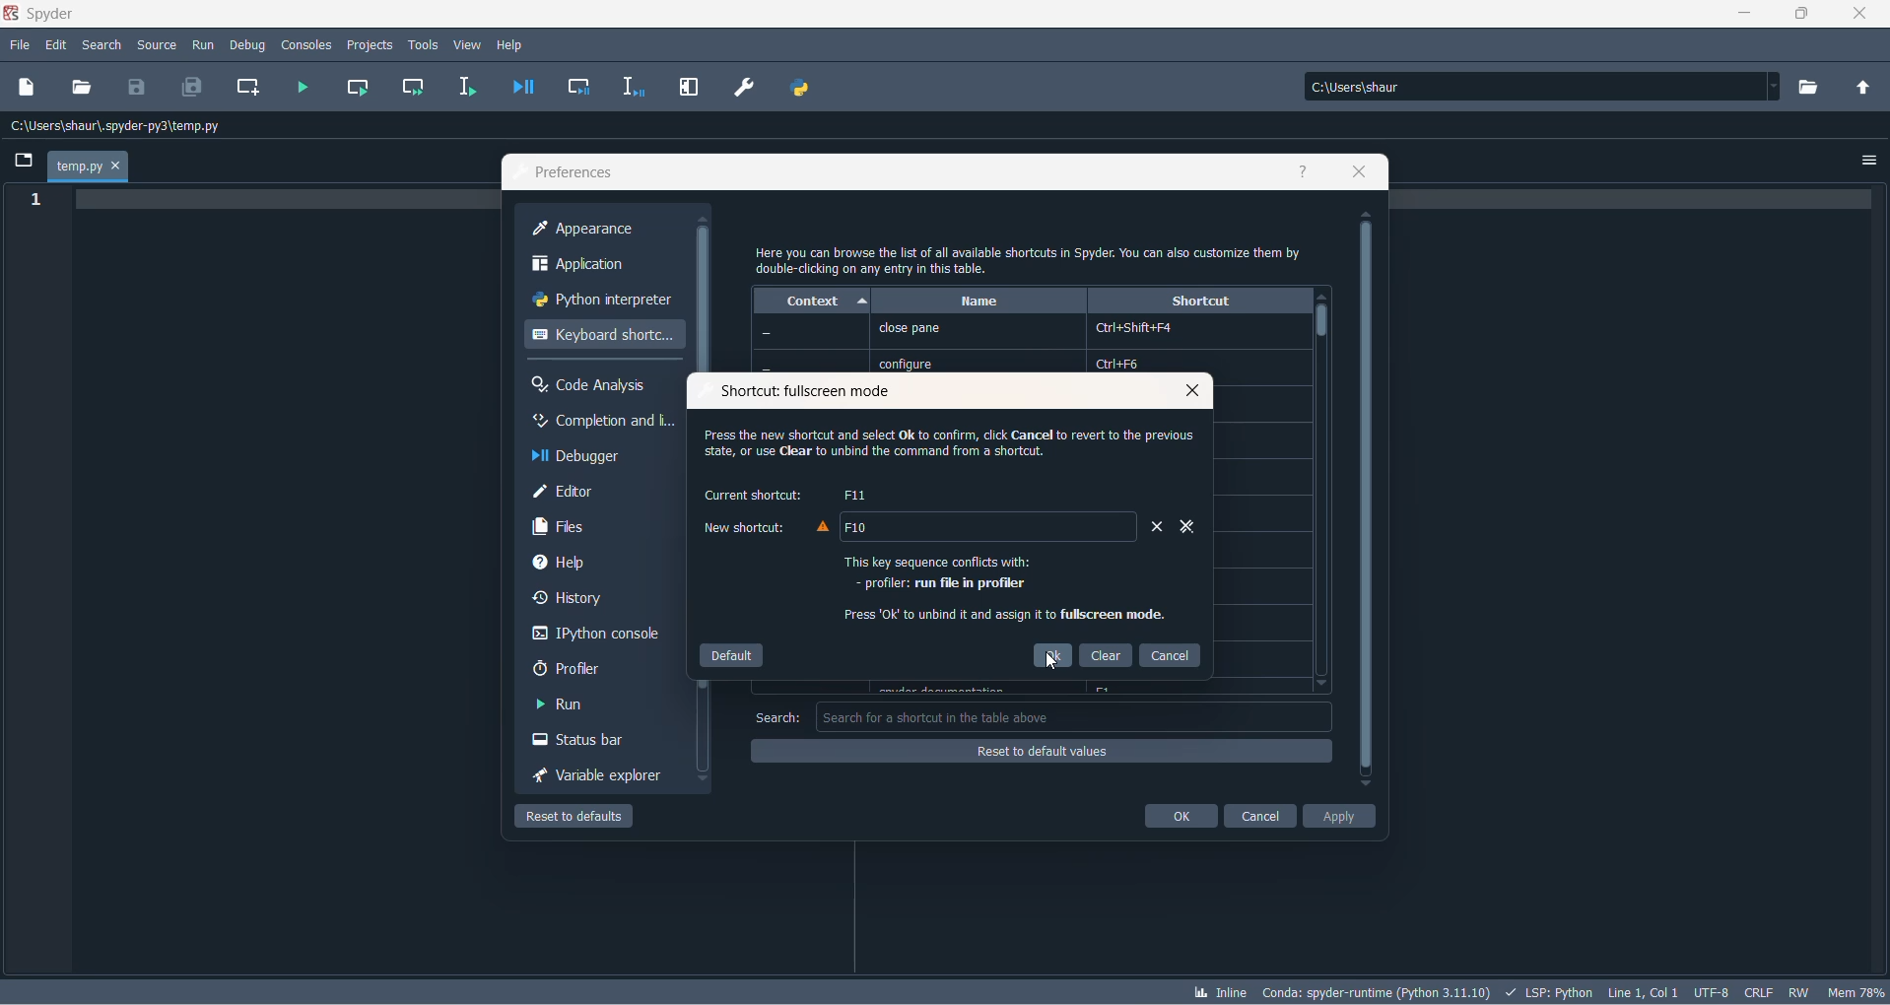  What do you see at coordinates (107, 46) in the screenshot?
I see `search` at bounding box center [107, 46].